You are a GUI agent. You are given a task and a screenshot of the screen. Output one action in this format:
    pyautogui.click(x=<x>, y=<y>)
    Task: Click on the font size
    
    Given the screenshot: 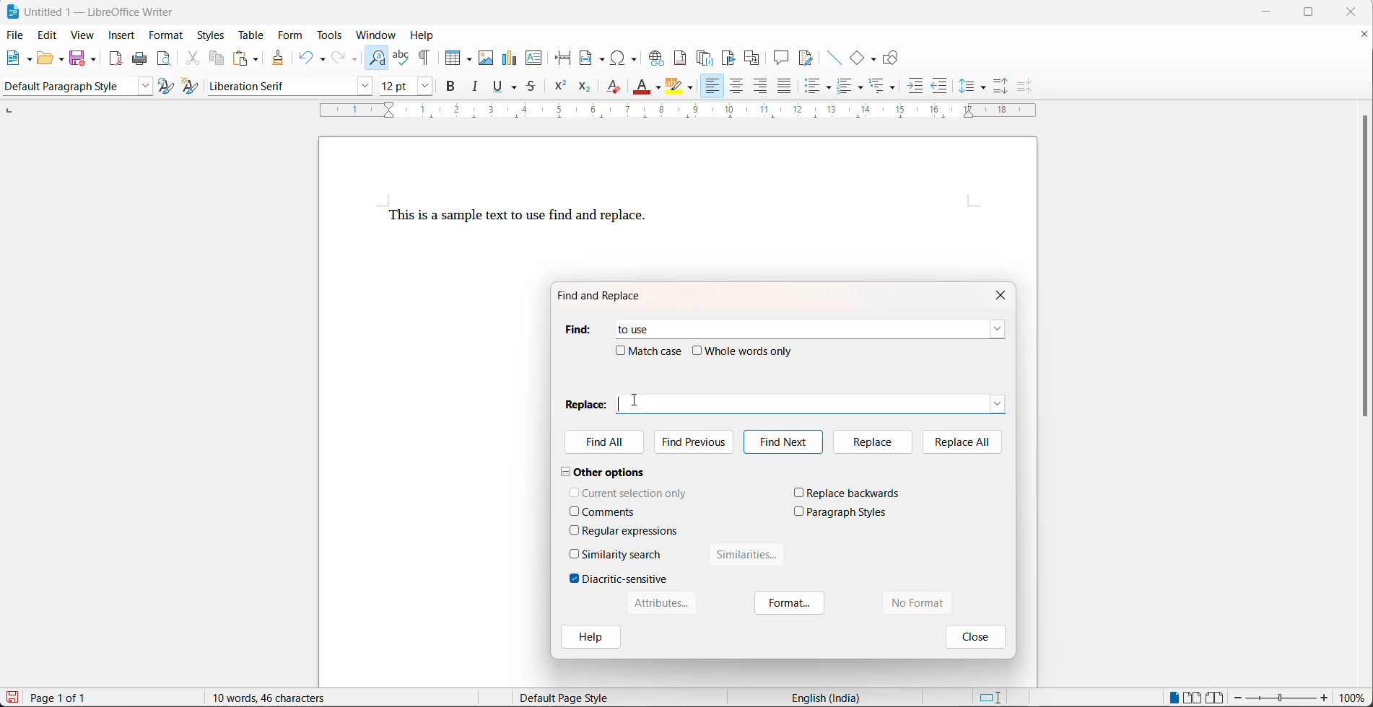 What is the action you would take?
    pyautogui.click(x=393, y=88)
    